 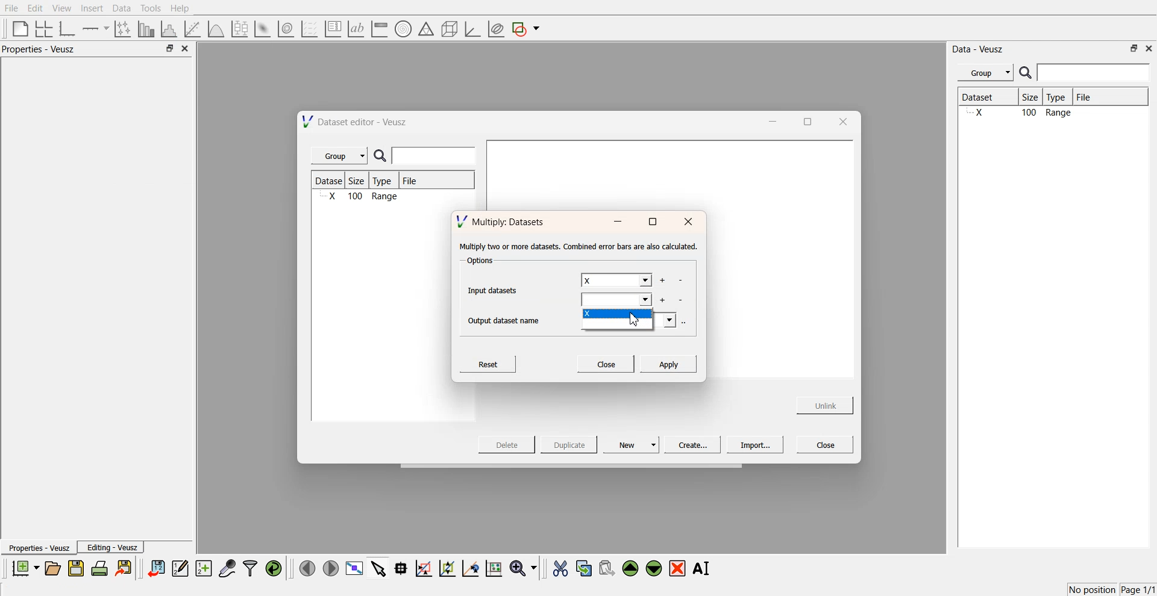 I want to click on zoom funtions, so click(x=523, y=569).